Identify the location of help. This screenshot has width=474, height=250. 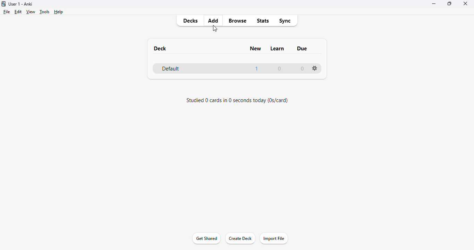
(59, 12).